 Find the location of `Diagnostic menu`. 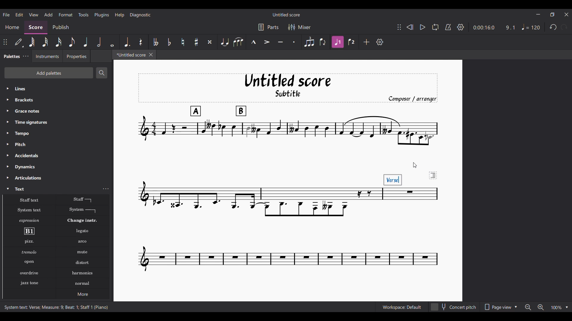

Diagnostic menu is located at coordinates (141, 15).